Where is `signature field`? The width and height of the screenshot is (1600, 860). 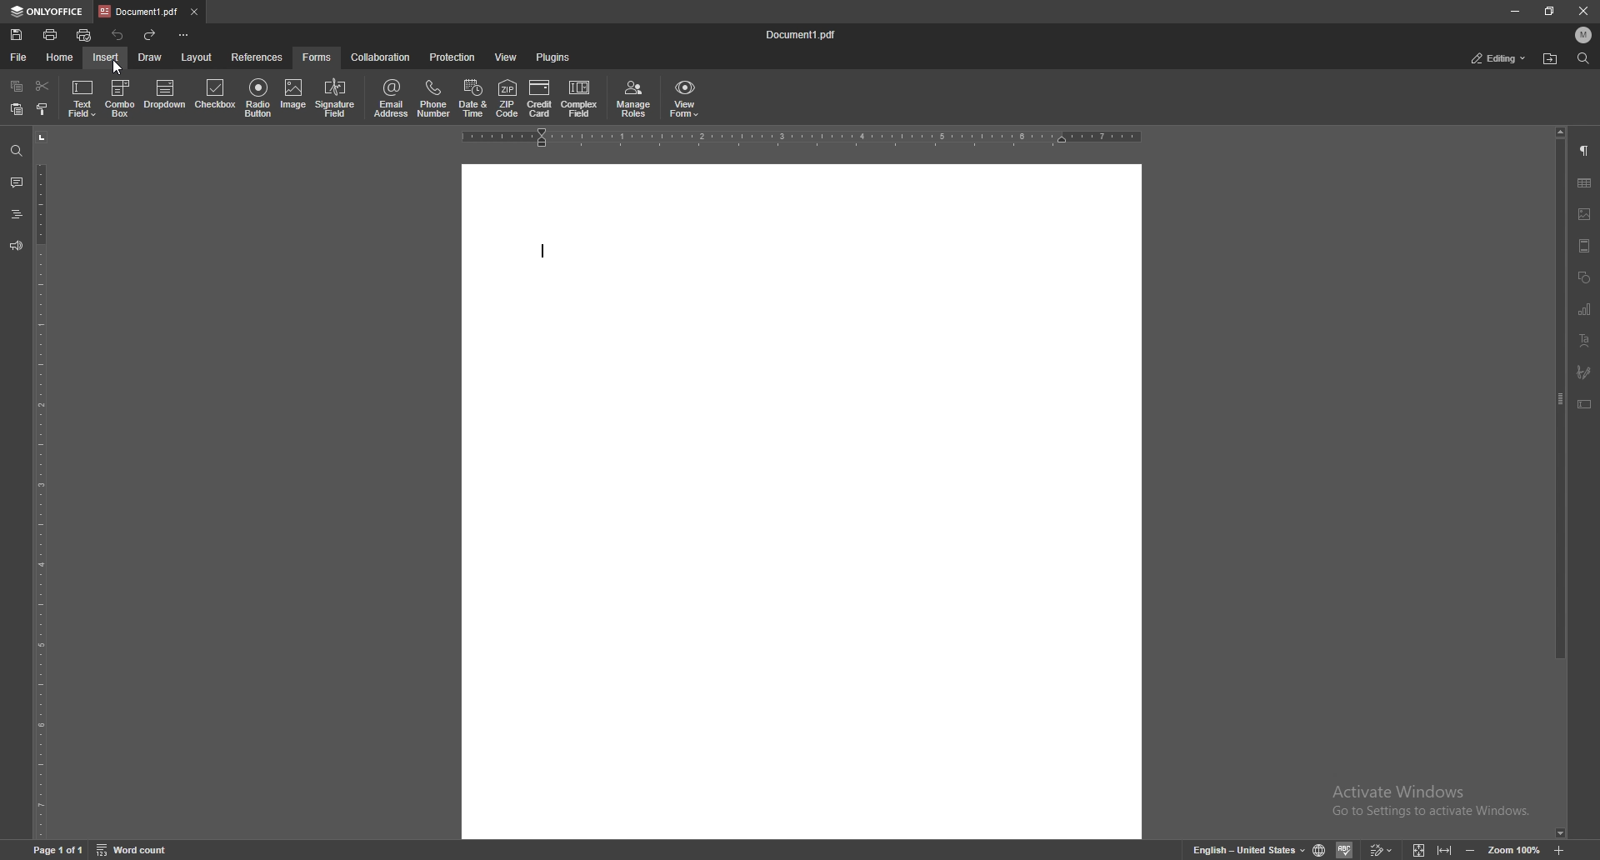 signature field is located at coordinates (336, 99).